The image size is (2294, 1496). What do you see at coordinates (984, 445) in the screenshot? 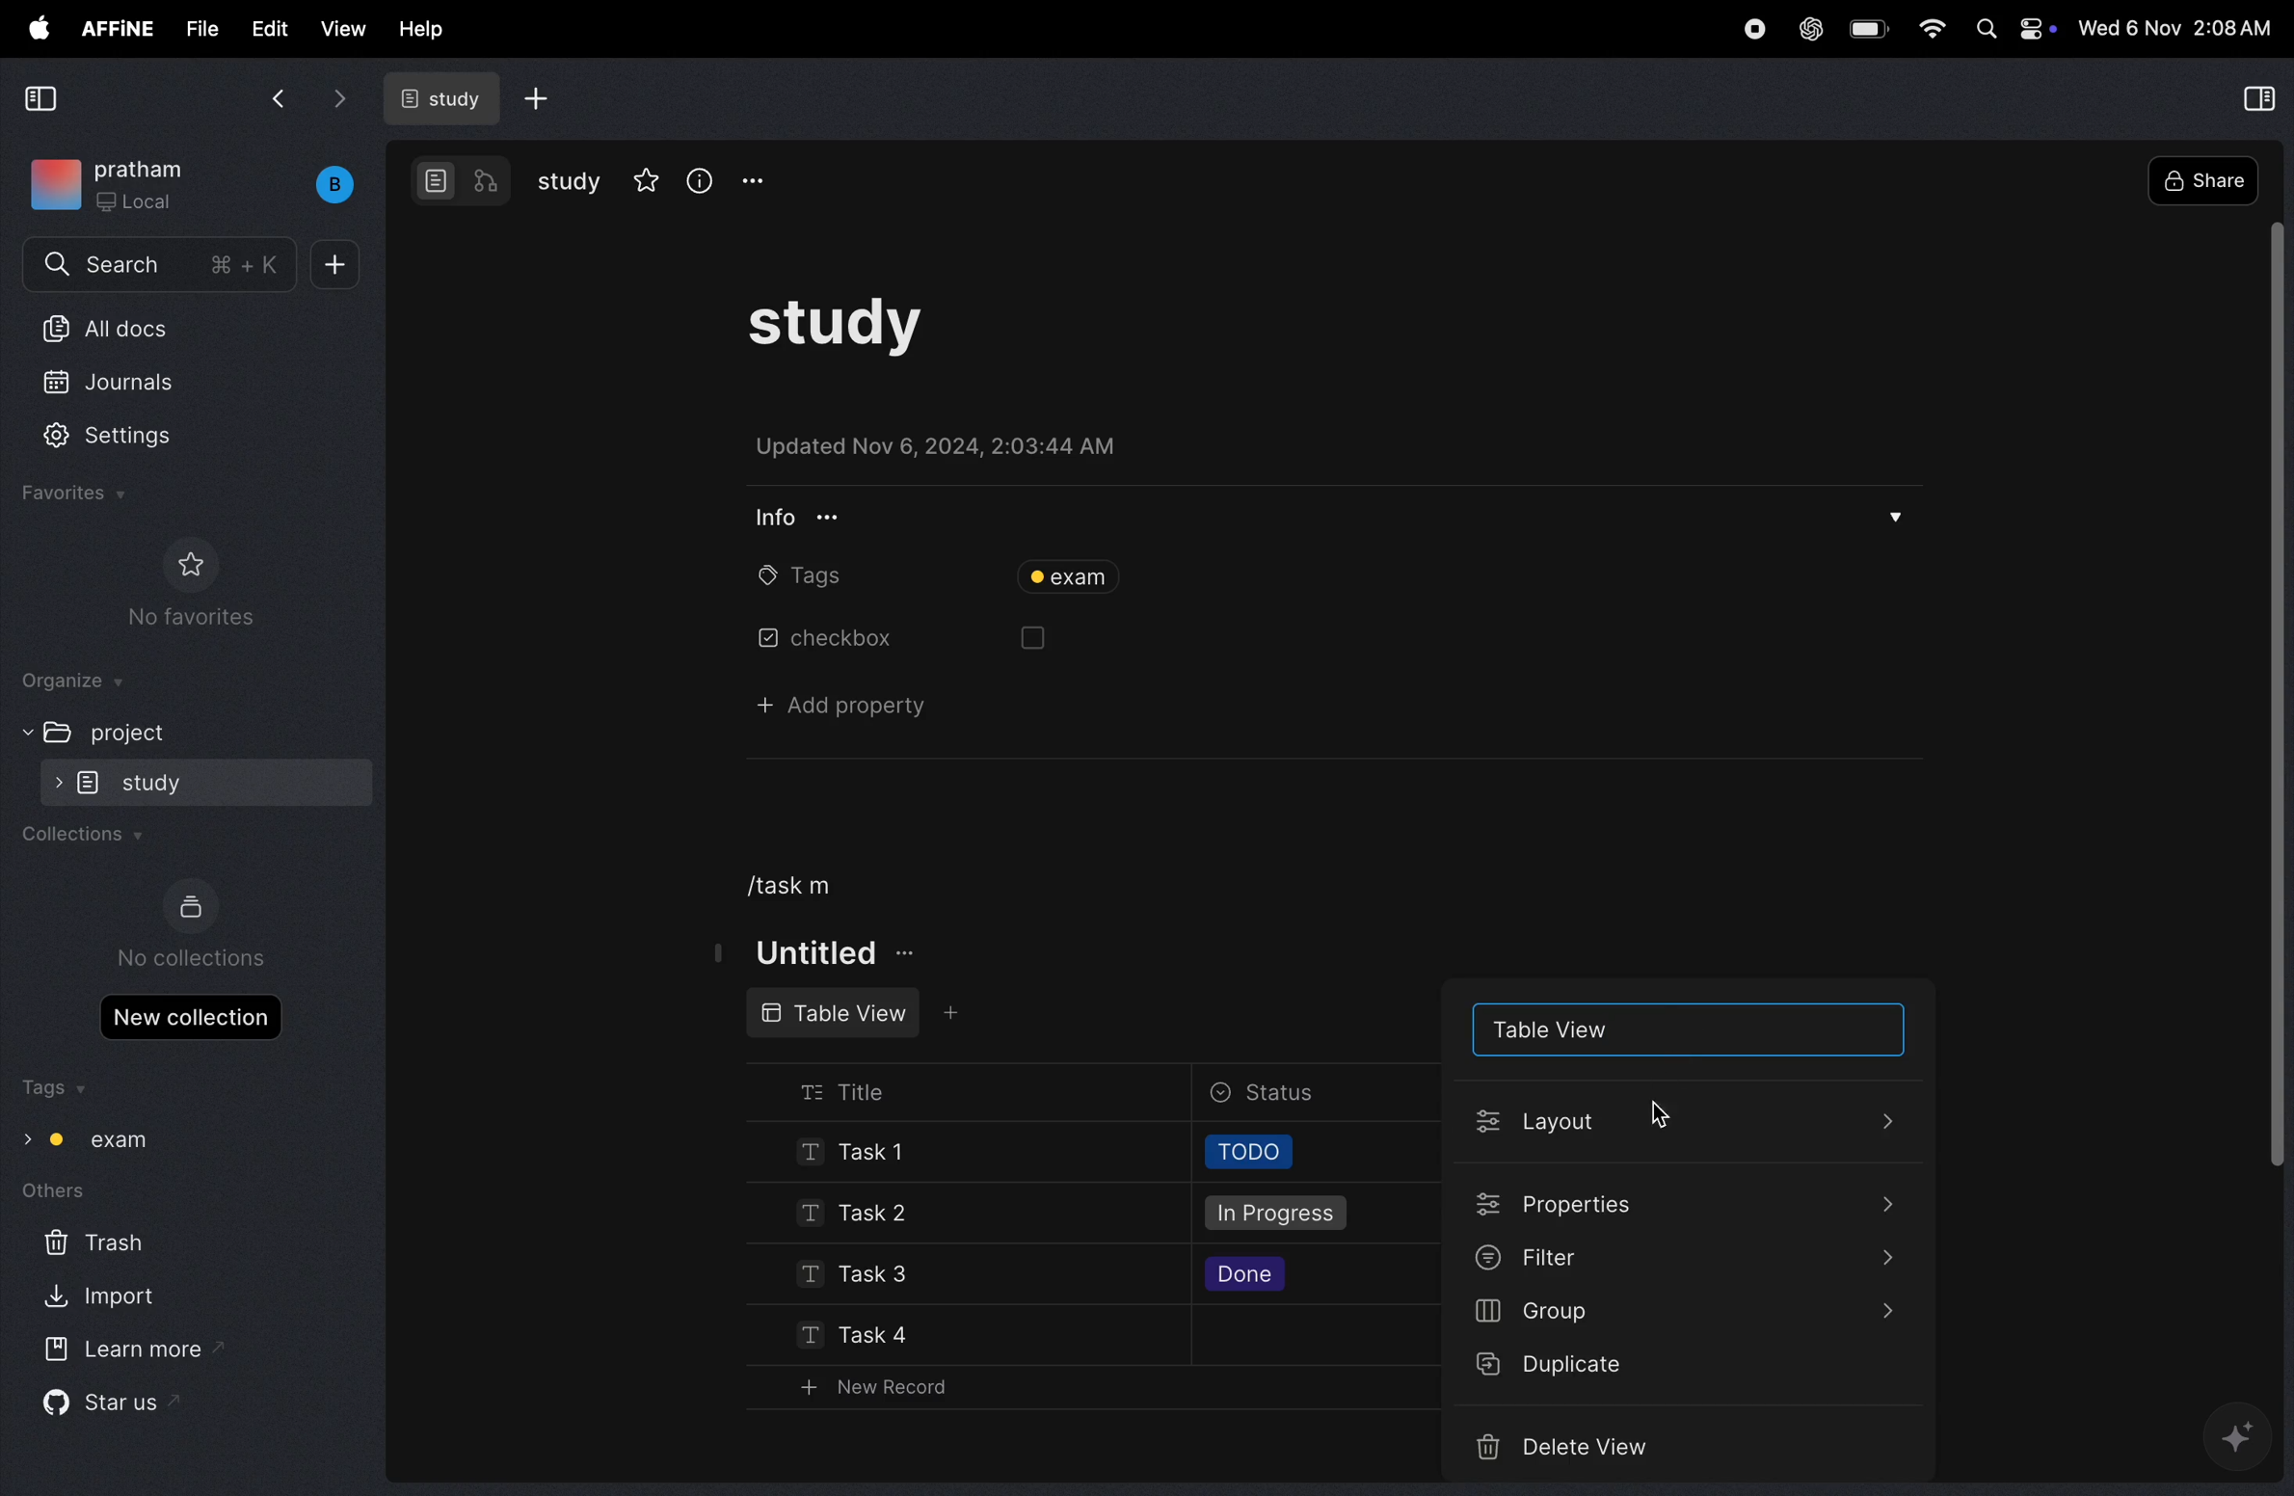
I see `updated on` at bounding box center [984, 445].